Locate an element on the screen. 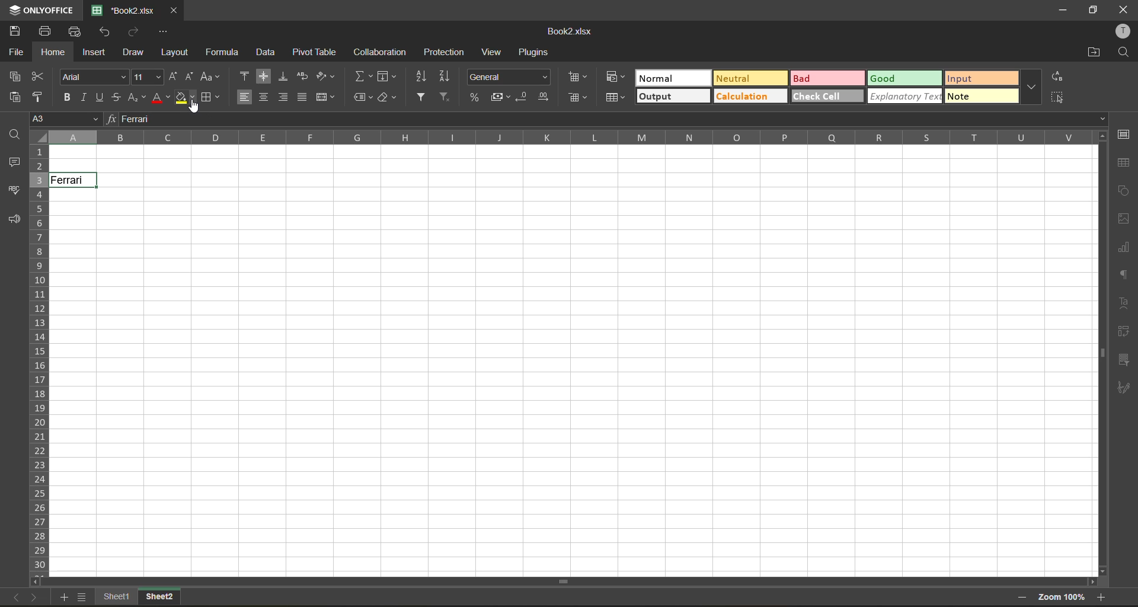 This screenshot has height=607, width=1138. maximize is located at coordinates (1094, 11).